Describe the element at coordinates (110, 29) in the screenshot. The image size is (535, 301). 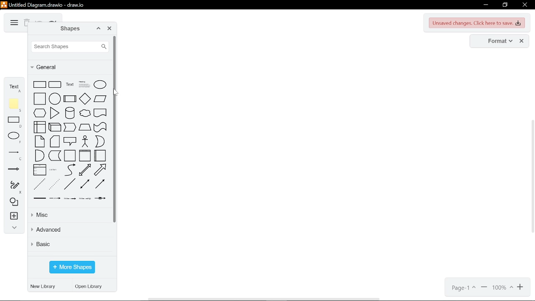
I see `close` at that location.